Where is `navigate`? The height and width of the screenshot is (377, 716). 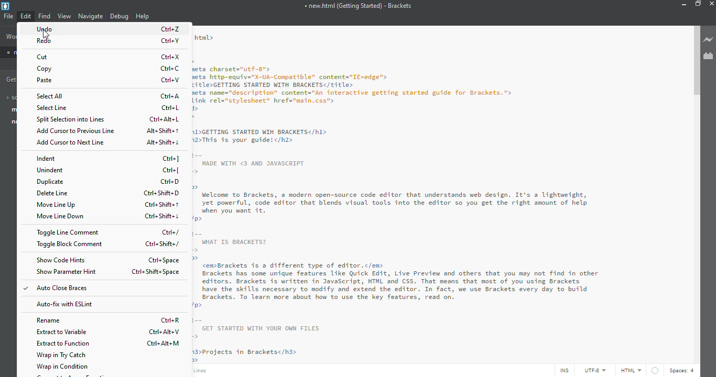
navigate is located at coordinates (91, 16).